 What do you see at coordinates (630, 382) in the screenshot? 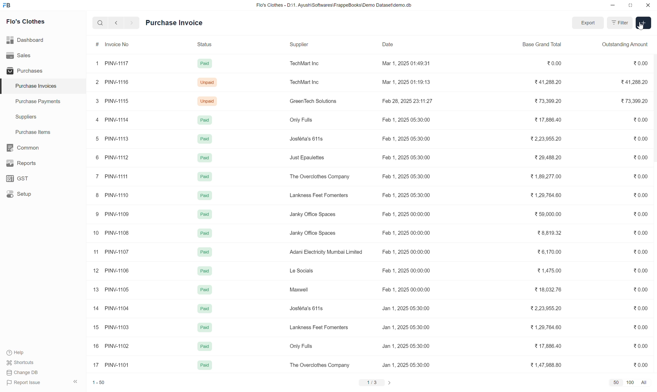
I see `100` at bounding box center [630, 382].